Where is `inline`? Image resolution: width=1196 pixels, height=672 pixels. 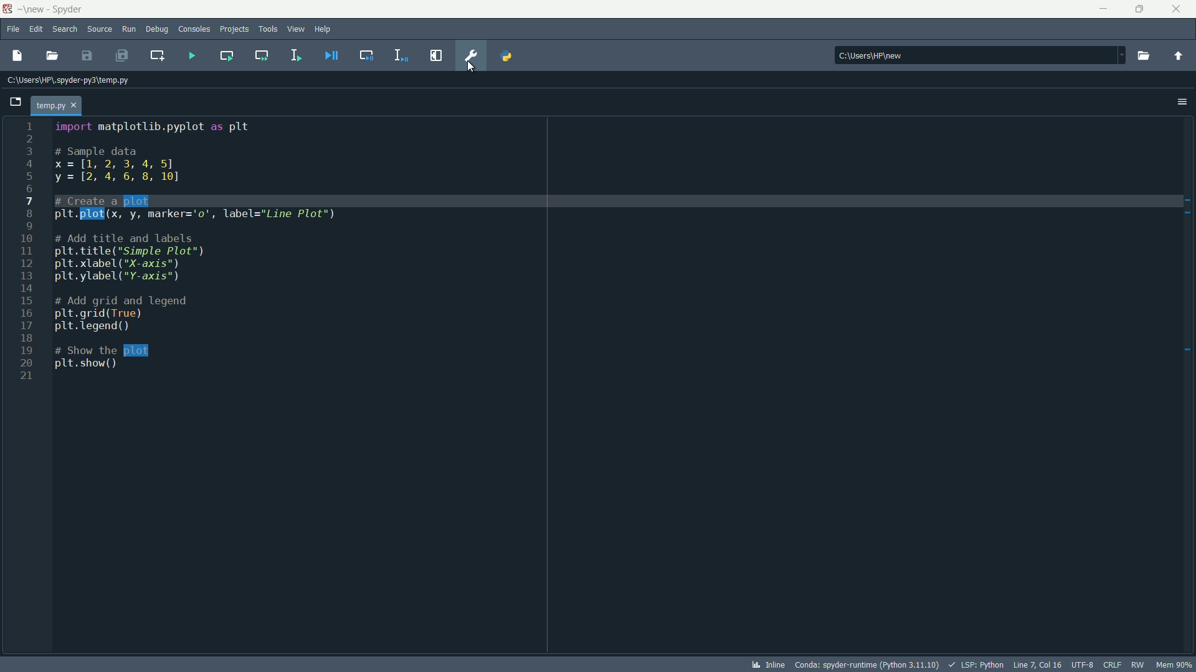 inline is located at coordinates (769, 665).